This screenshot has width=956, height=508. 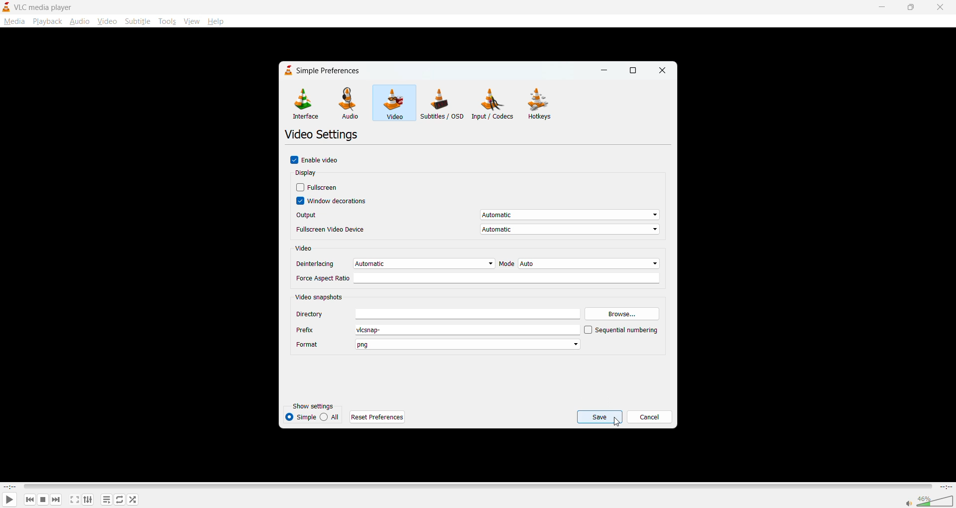 I want to click on mode, so click(x=579, y=263).